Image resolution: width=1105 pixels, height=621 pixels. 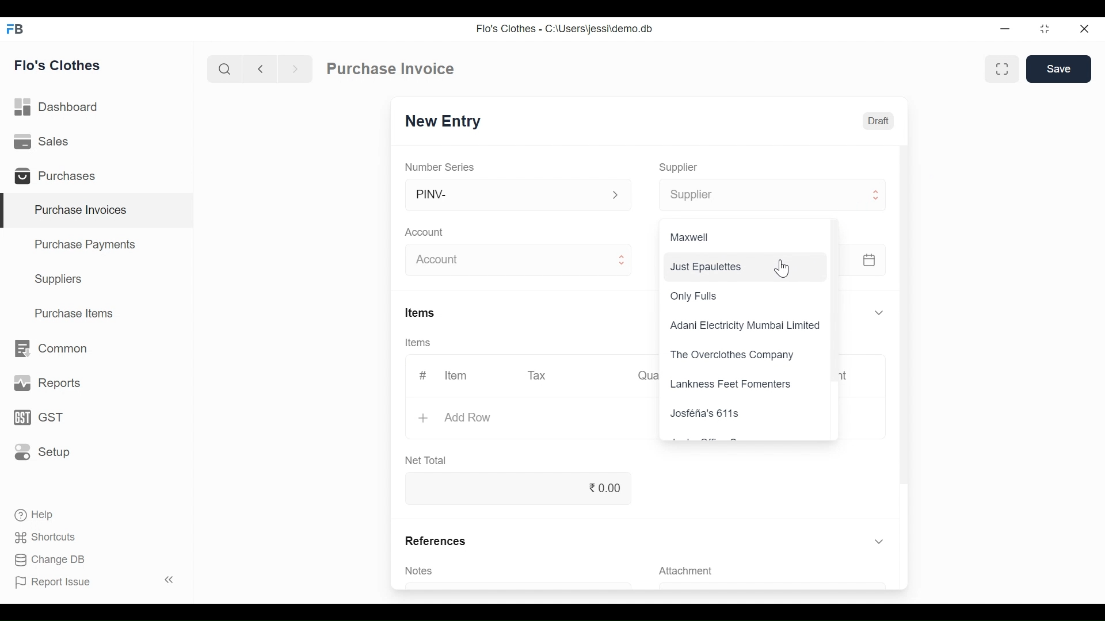 I want to click on Supplier, so click(x=681, y=168).